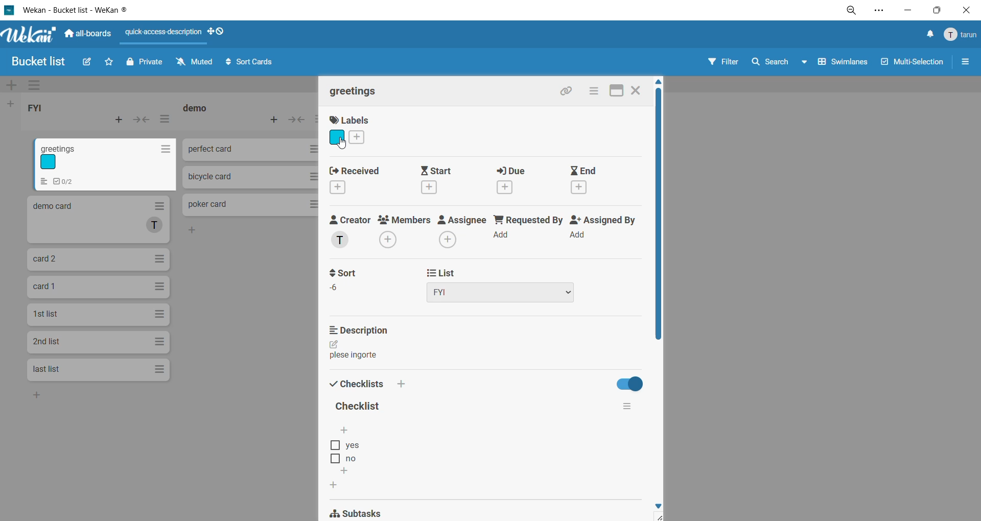 This screenshot has width=981, height=521. I want to click on maximize, so click(935, 10).